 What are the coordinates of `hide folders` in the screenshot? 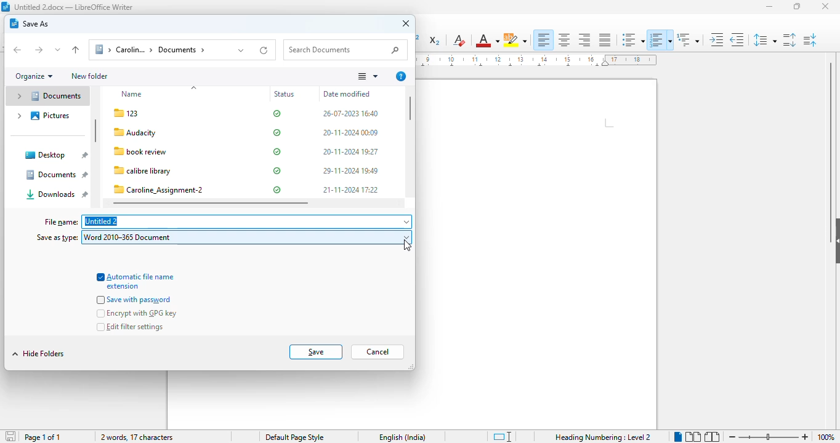 It's located at (38, 353).